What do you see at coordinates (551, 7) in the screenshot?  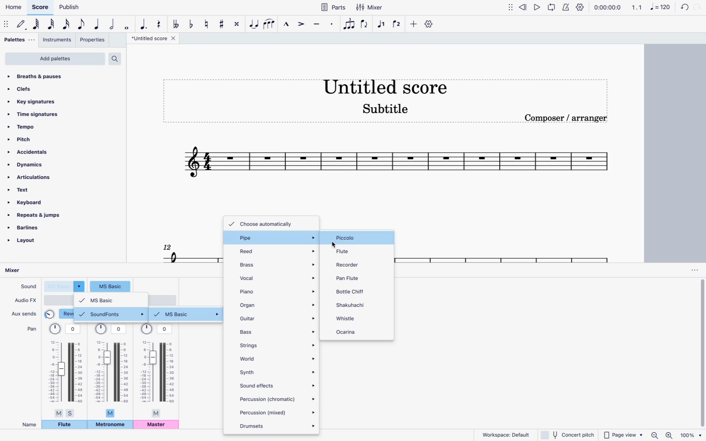 I see `loop playback` at bounding box center [551, 7].